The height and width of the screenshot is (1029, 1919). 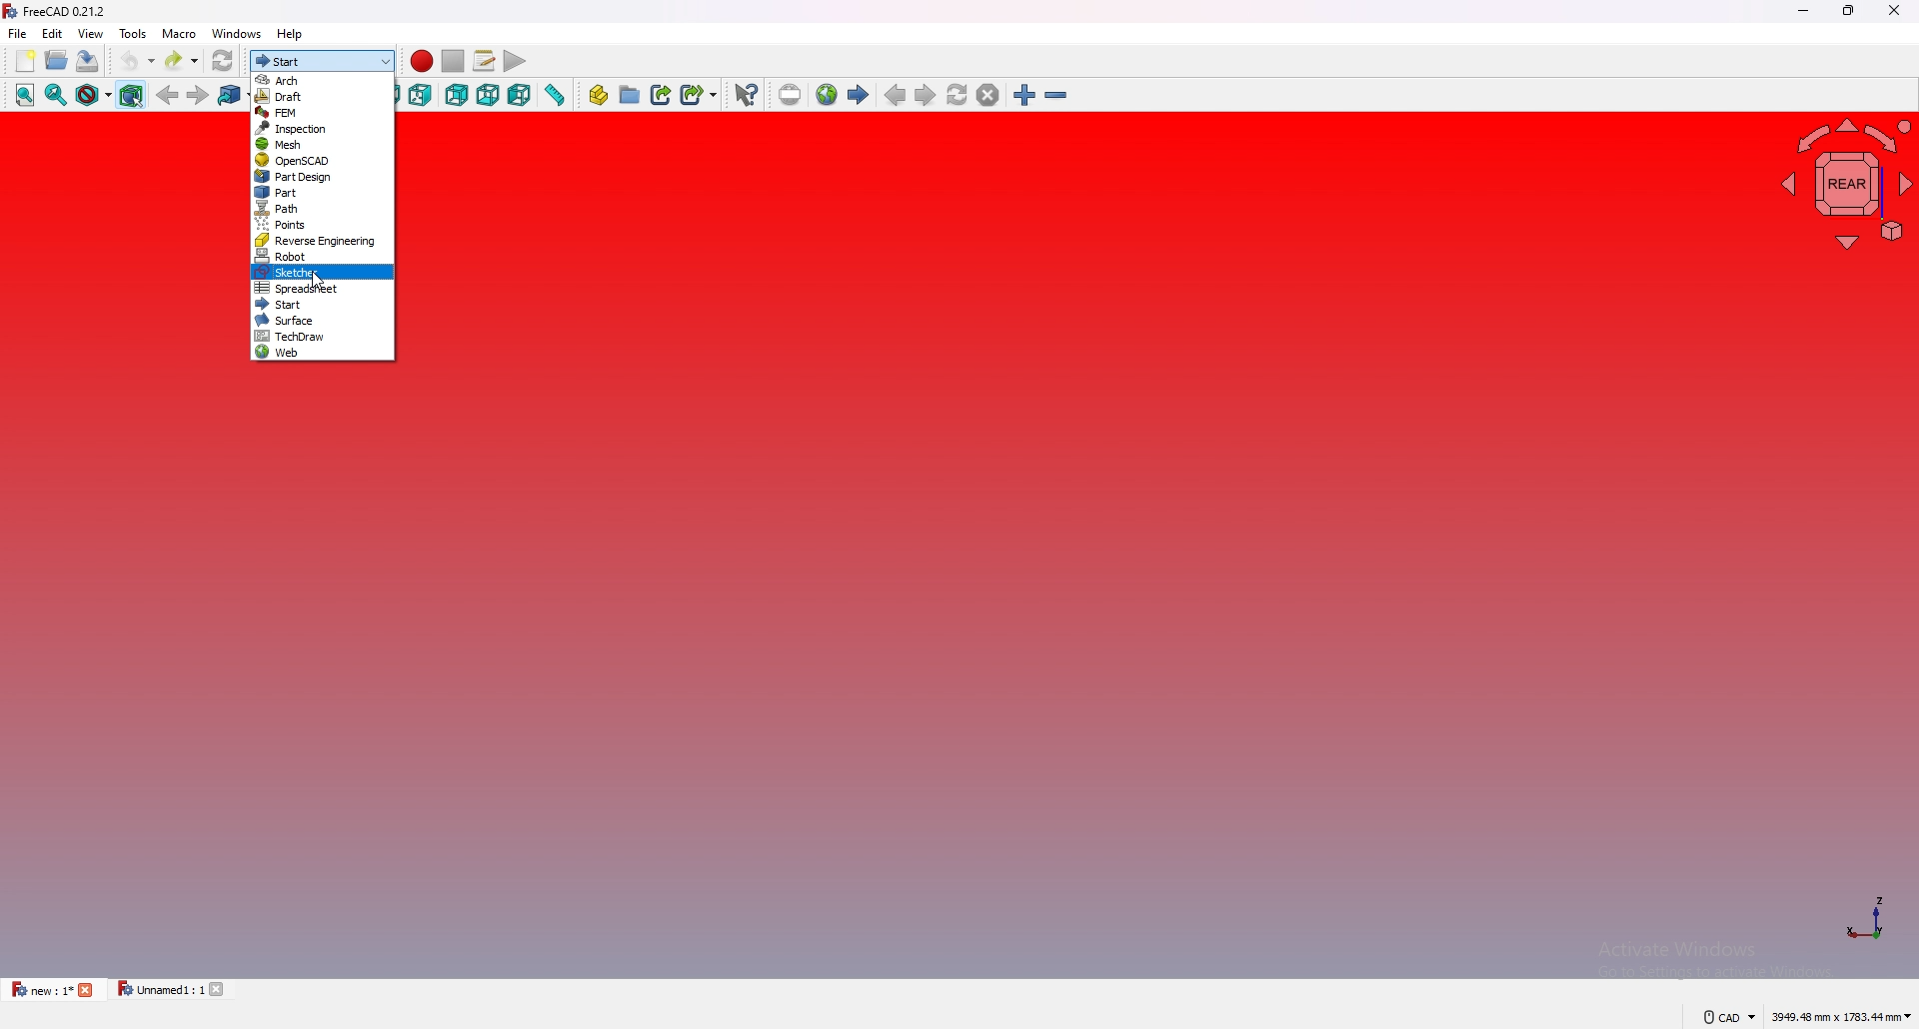 What do you see at coordinates (959, 96) in the screenshot?
I see `refresh web page` at bounding box center [959, 96].